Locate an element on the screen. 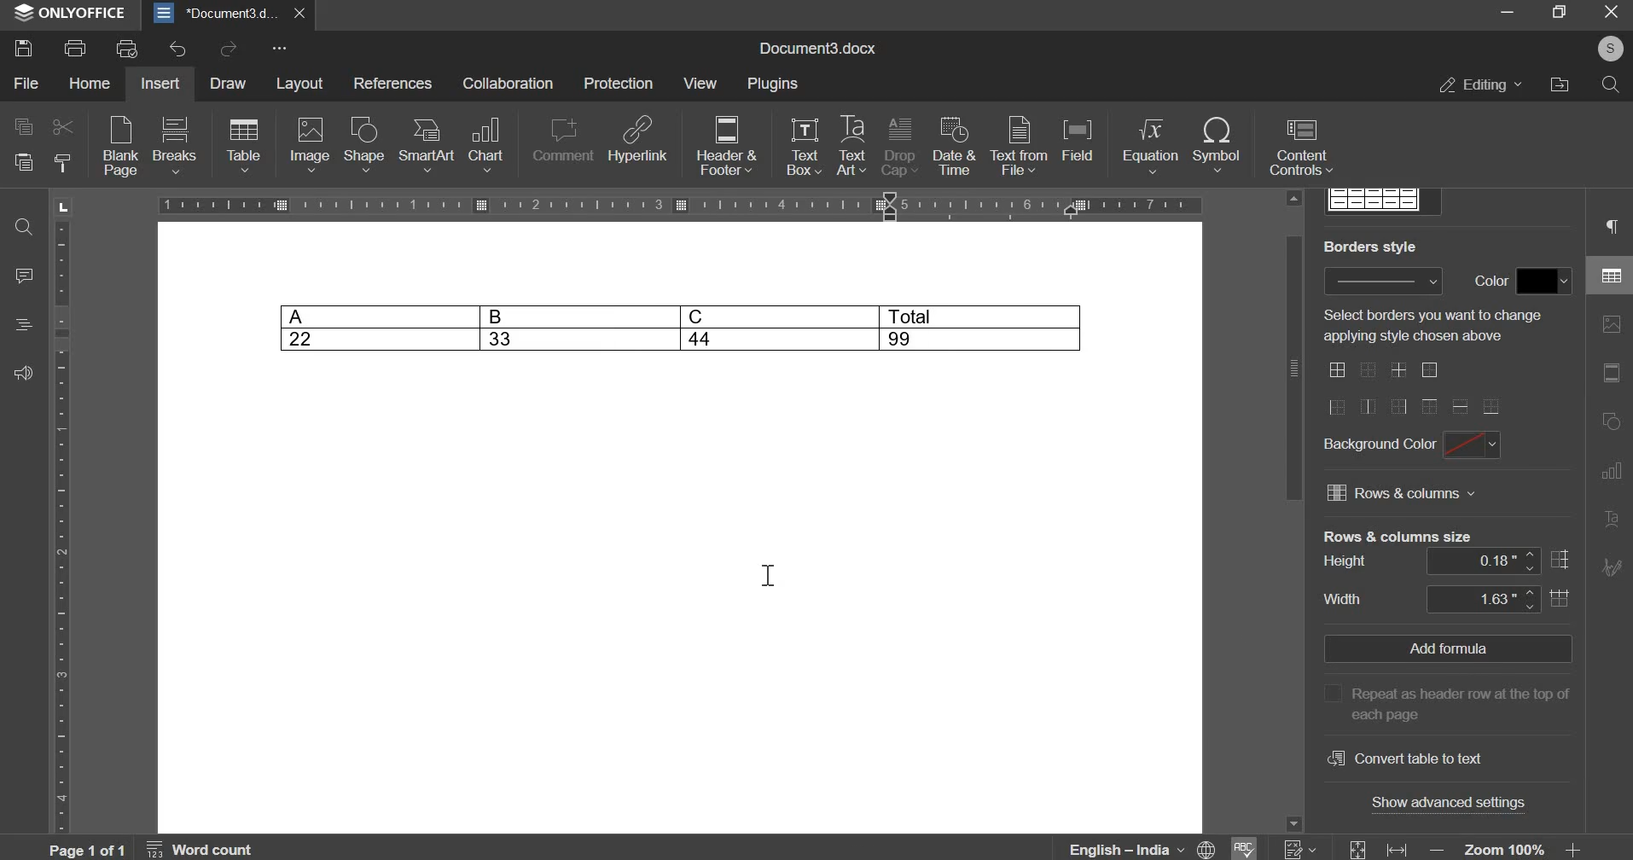 The width and height of the screenshot is (1633, 860). view is located at coordinates (701, 82).